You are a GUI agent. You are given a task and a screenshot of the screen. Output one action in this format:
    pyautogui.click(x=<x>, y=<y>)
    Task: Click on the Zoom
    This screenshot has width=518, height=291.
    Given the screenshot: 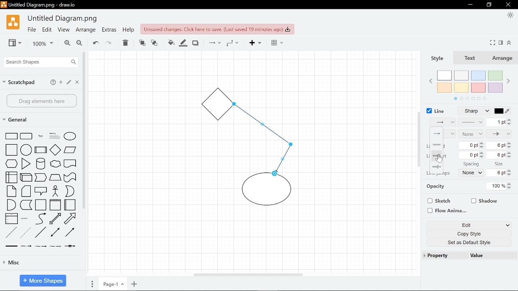 What is the action you would take?
    pyautogui.click(x=40, y=44)
    